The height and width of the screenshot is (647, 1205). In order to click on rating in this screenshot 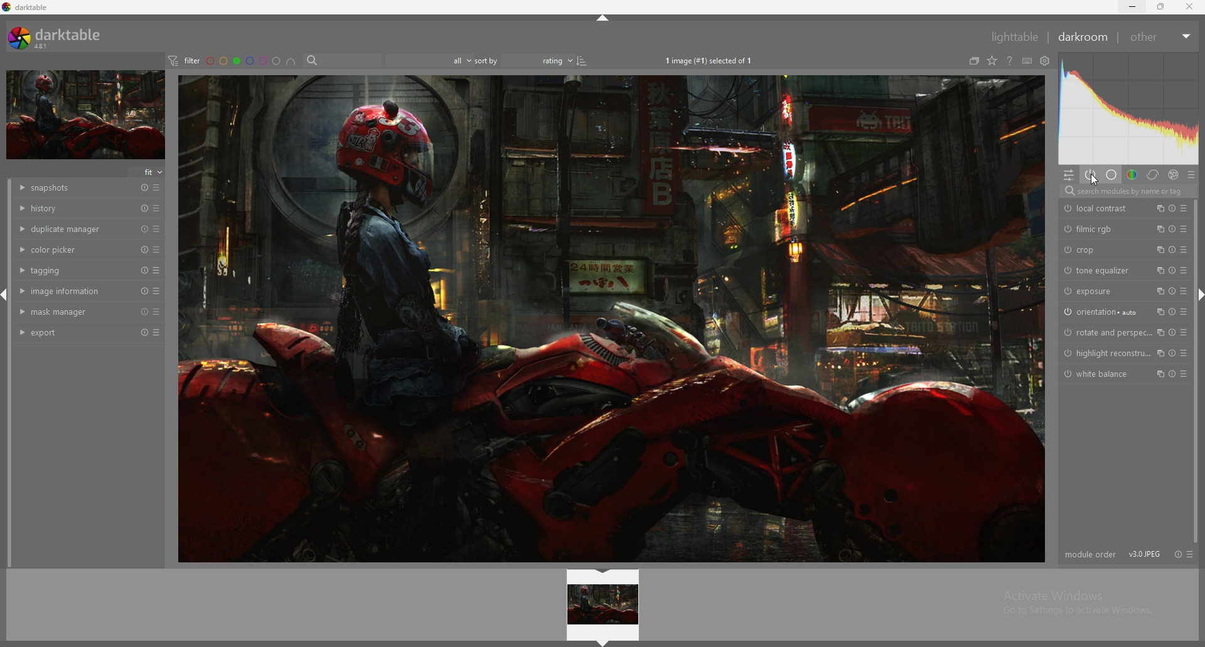, I will do `click(545, 61)`.